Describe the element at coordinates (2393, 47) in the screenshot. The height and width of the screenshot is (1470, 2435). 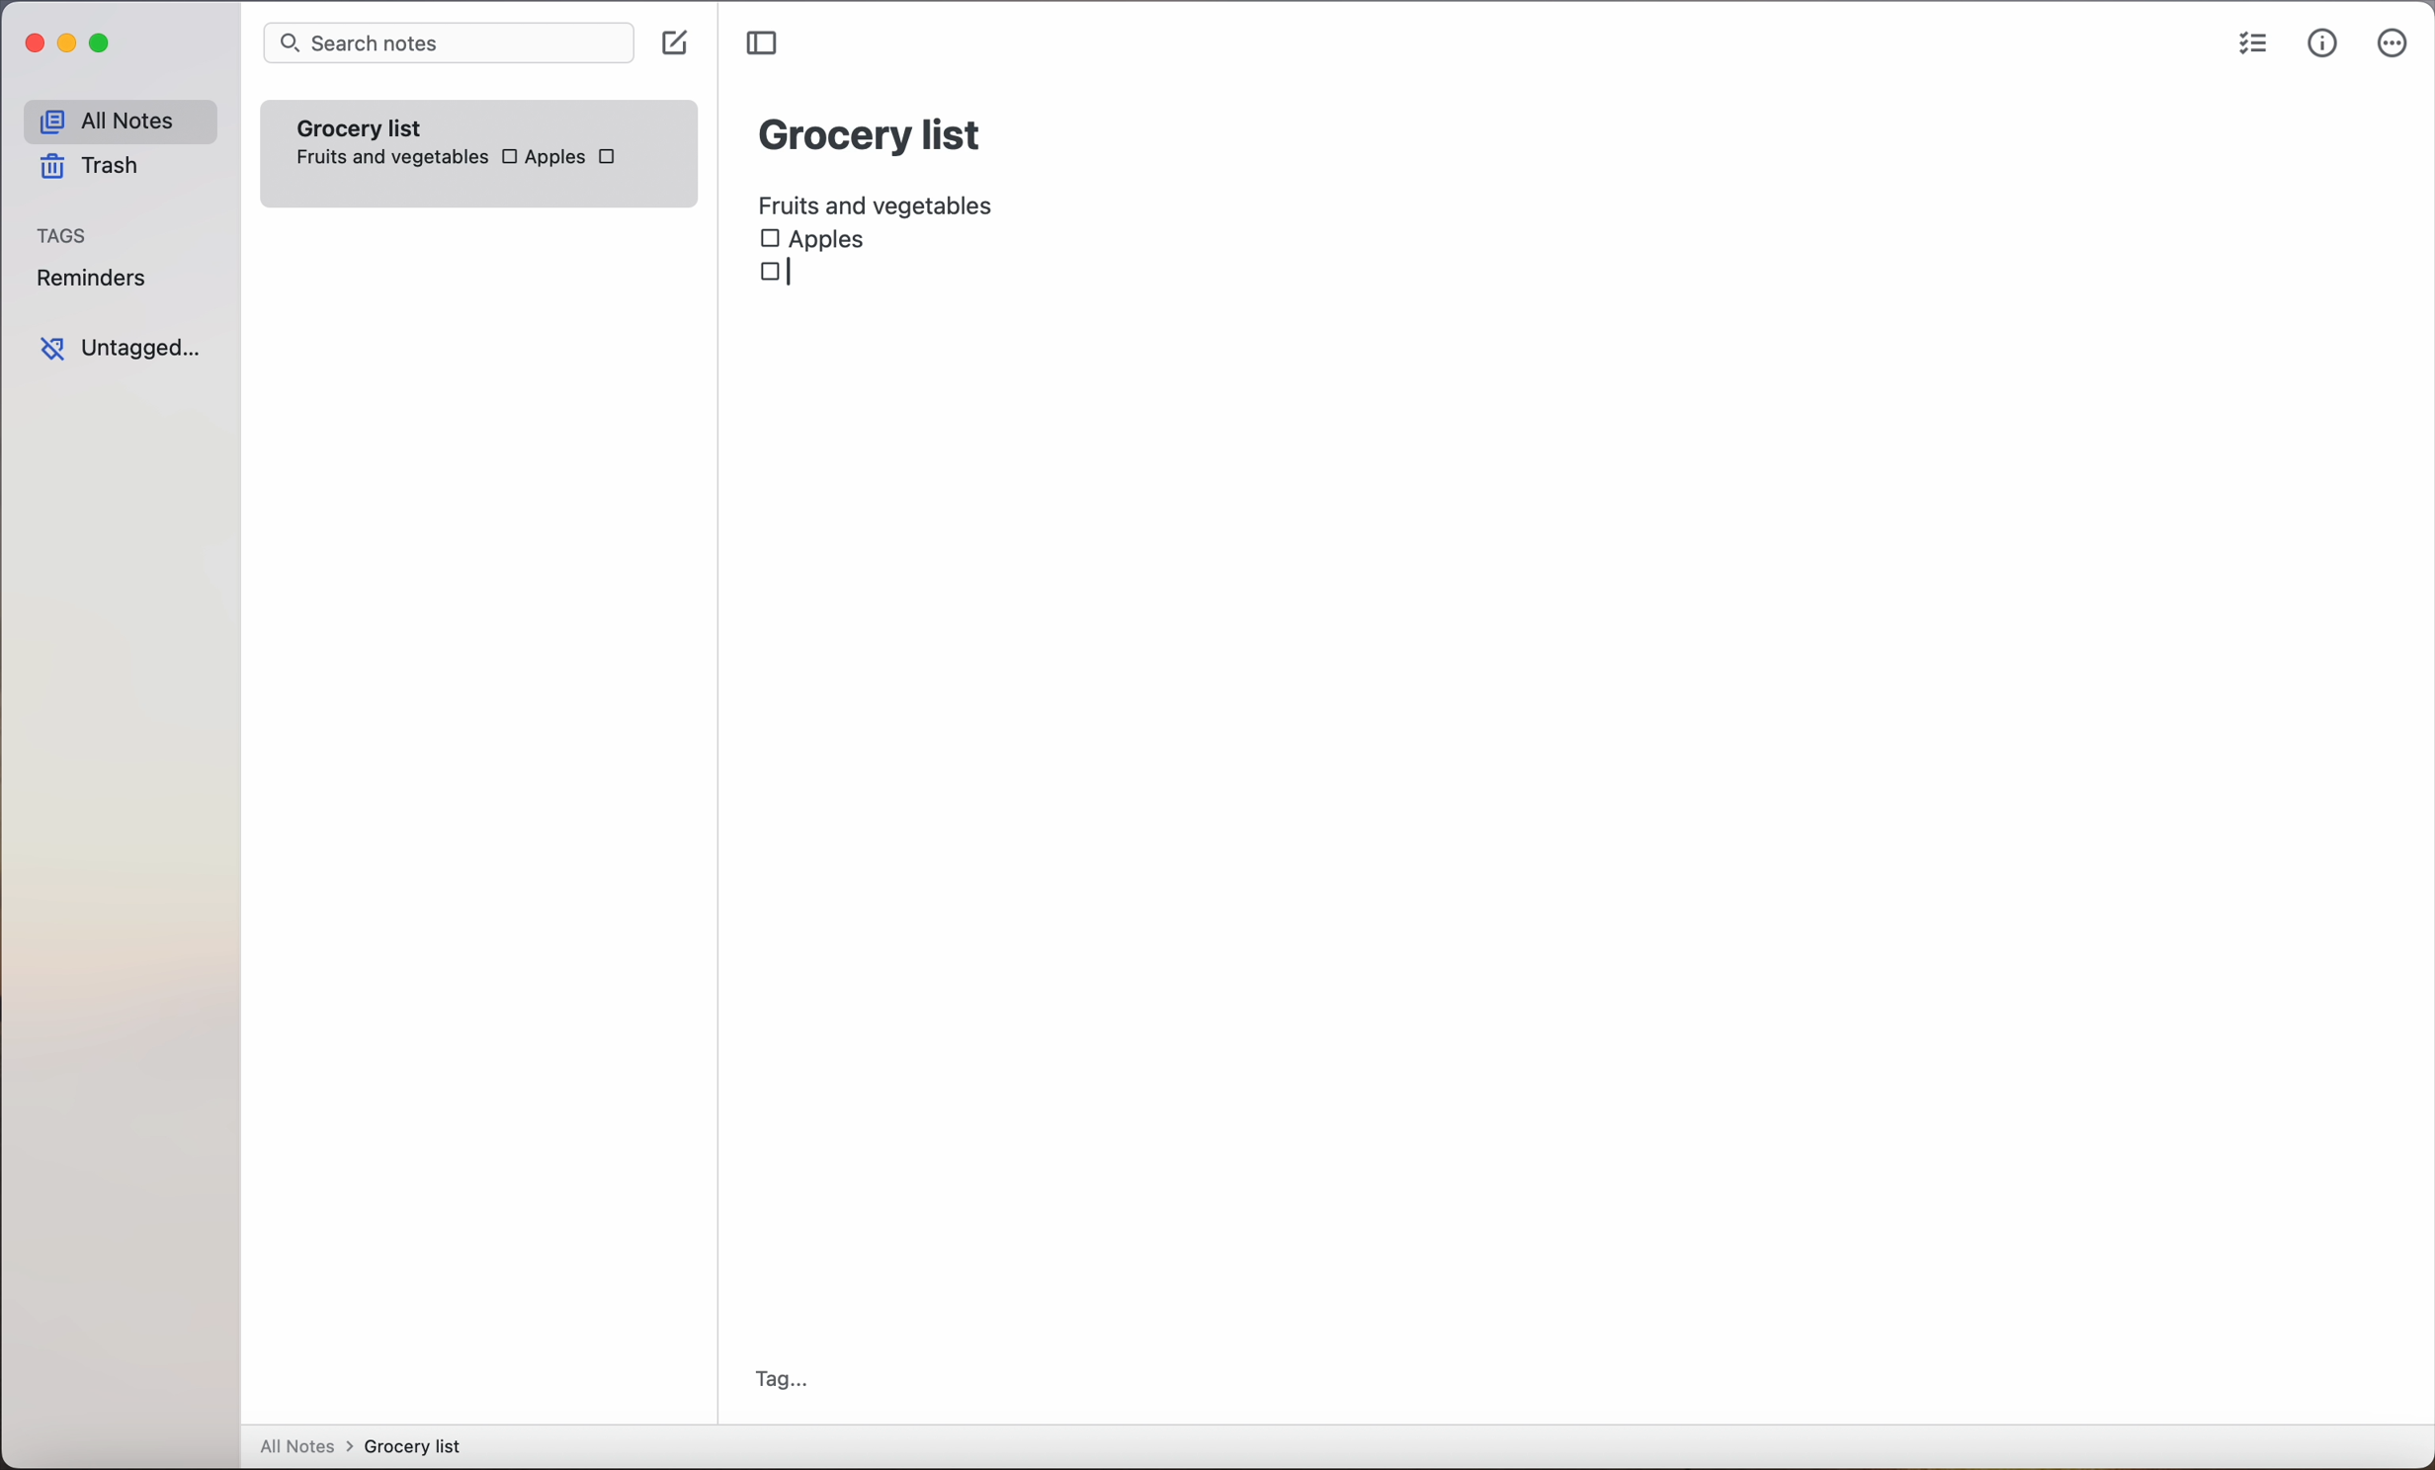
I see `more options` at that location.